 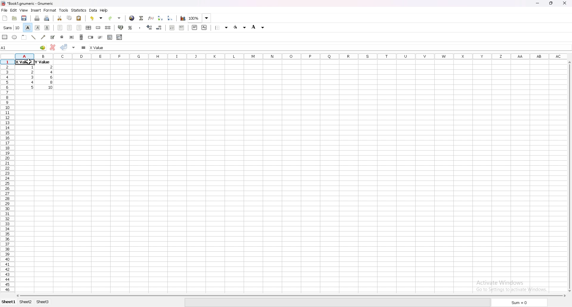 What do you see at coordinates (130, 28) in the screenshot?
I see `percentage` at bounding box center [130, 28].